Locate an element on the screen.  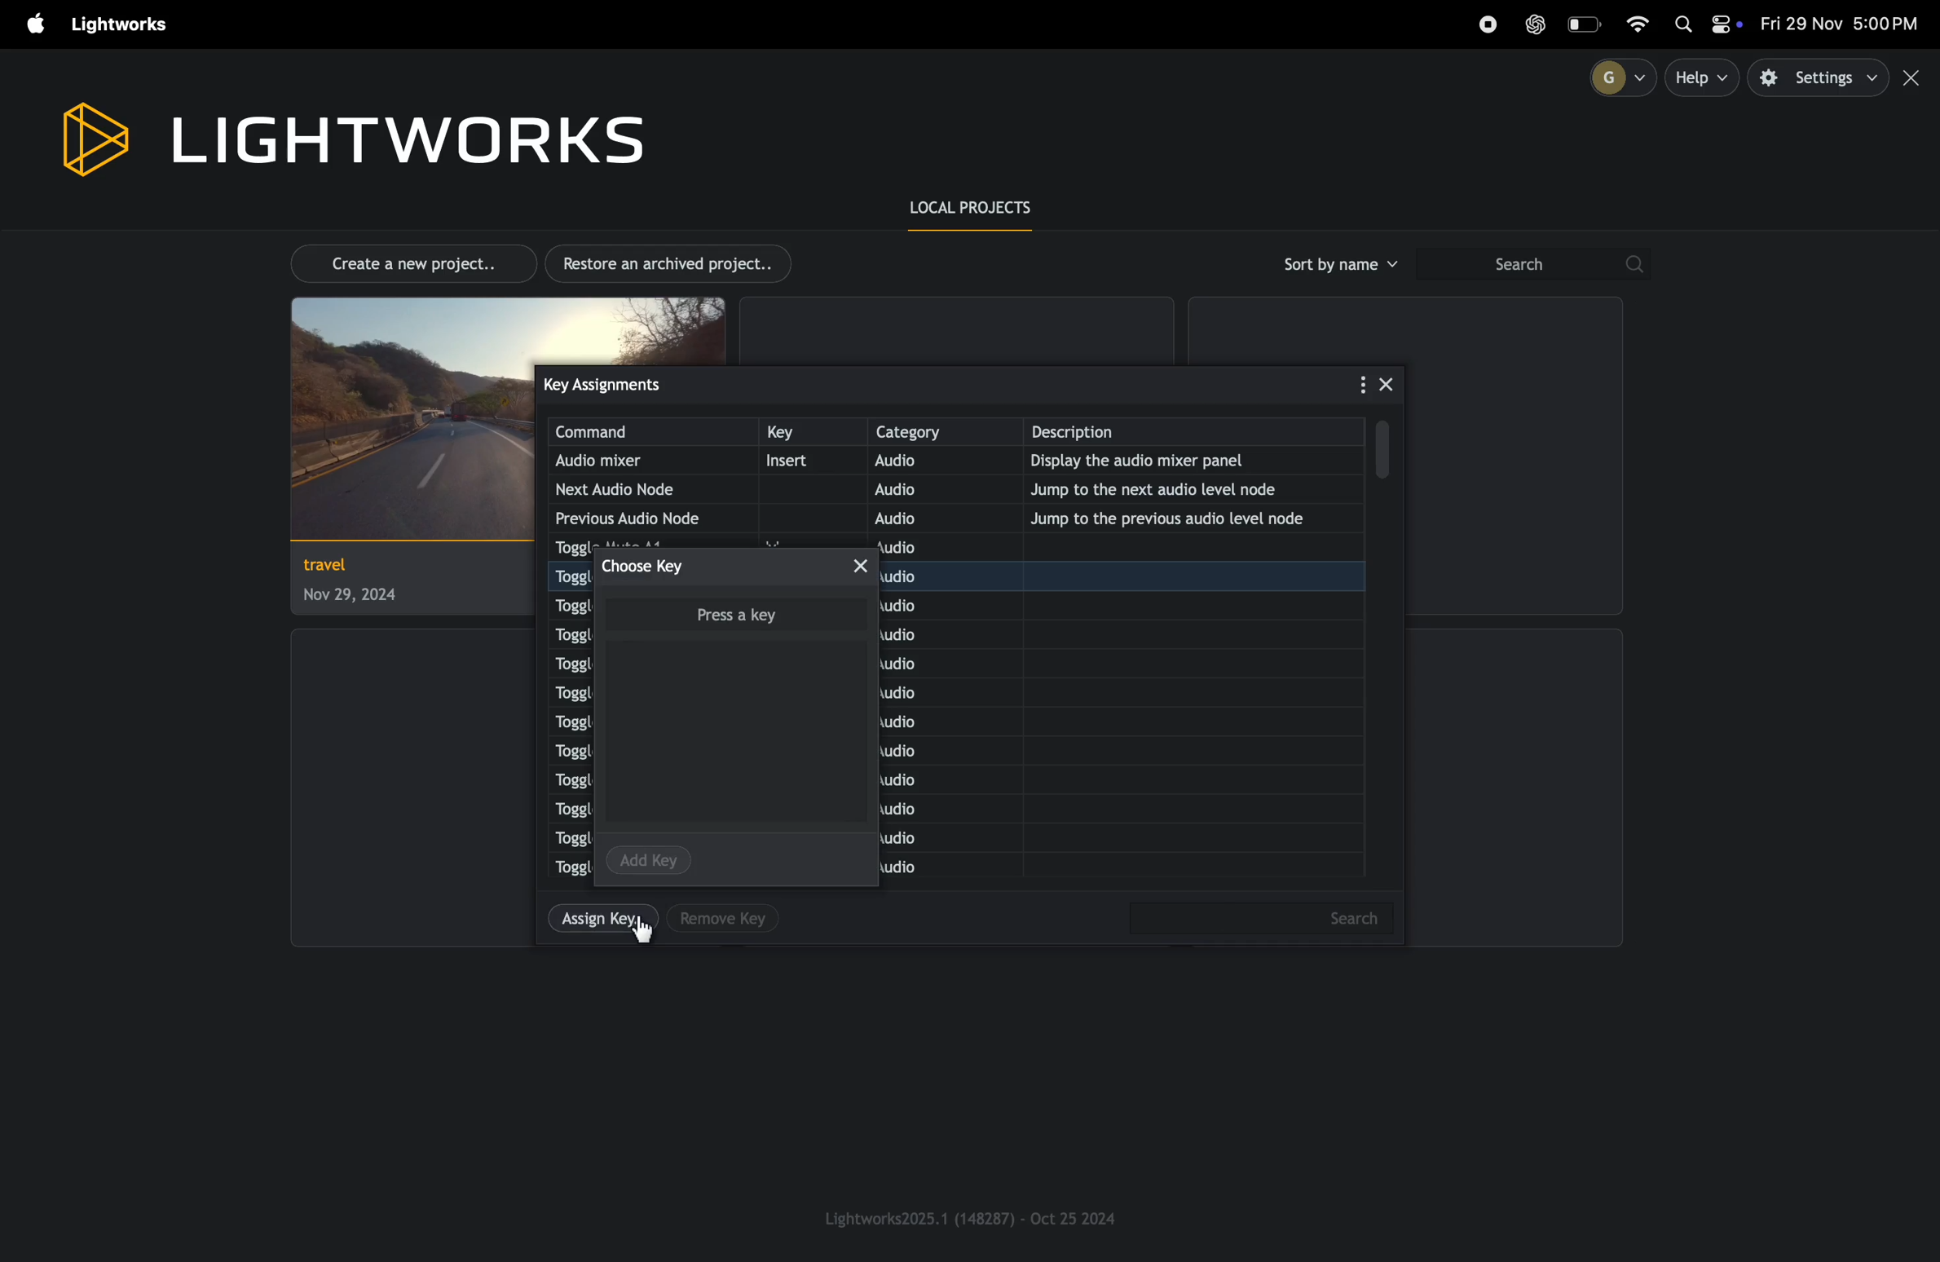
help is located at coordinates (1704, 77).